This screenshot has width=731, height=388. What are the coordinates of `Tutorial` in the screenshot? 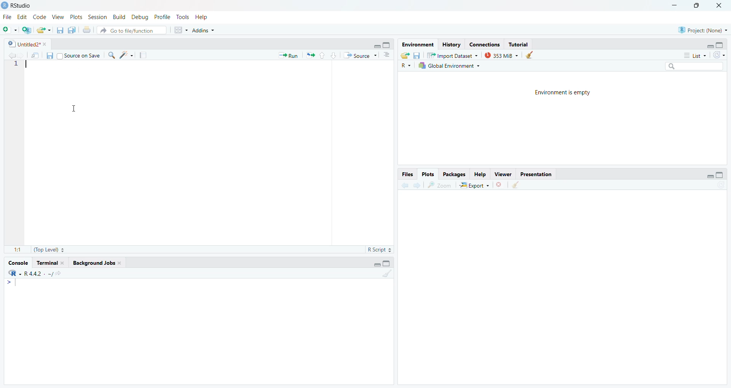 It's located at (518, 44).